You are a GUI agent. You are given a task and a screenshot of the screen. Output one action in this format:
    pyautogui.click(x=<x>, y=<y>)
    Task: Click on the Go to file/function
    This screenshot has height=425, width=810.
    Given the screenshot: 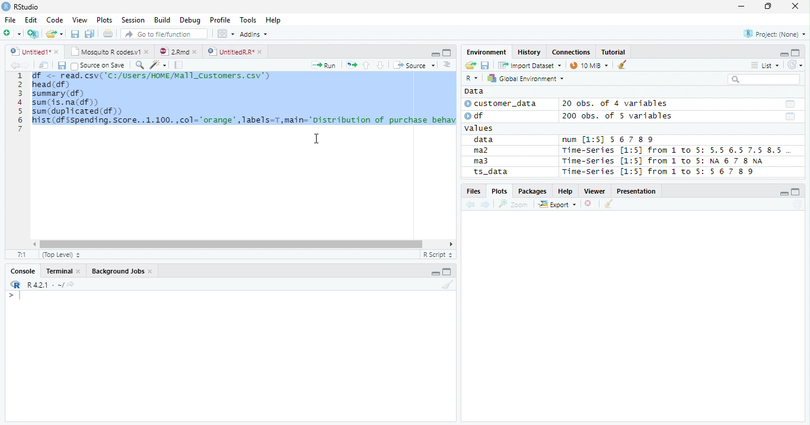 What is the action you would take?
    pyautogui.click(x=162, y=34)
    